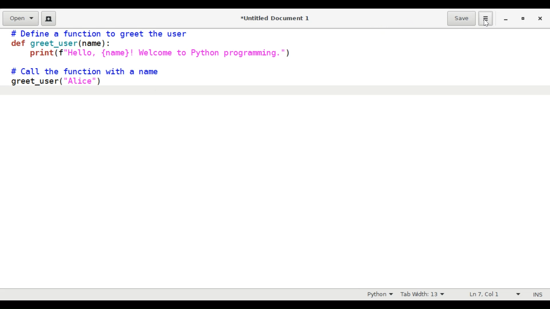 This screenshot has height=309, width=550. What do you see at coordinates (462, 18) in the screenshot?
I see `Save` at bounding box center [462, 18].